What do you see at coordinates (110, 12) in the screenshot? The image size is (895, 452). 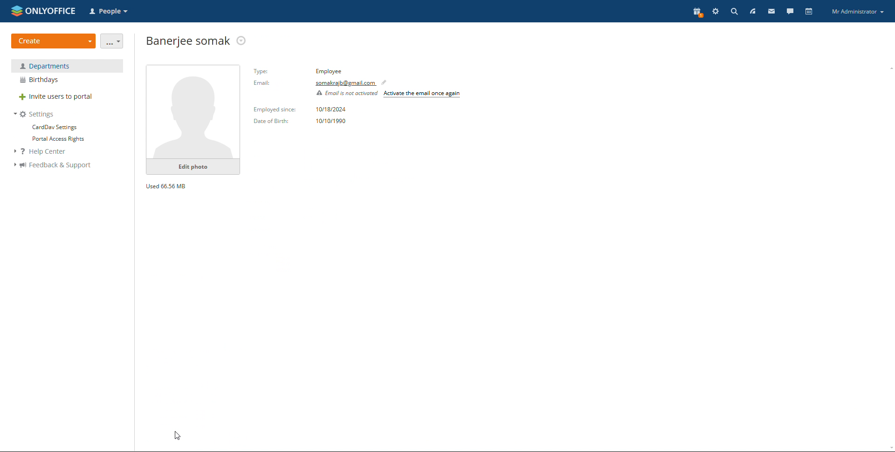 I see `select application` at bounding box center [110, 12].